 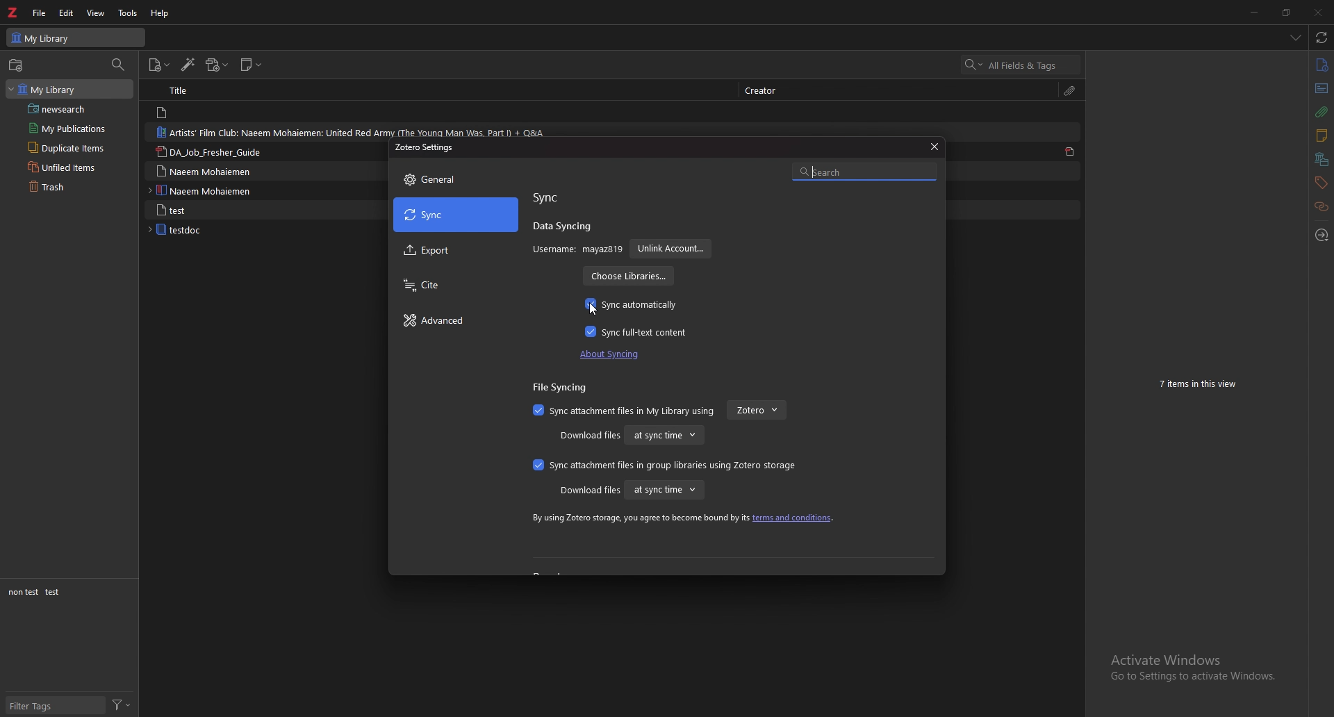 I want to click on download files, so click(x=589, y=491).